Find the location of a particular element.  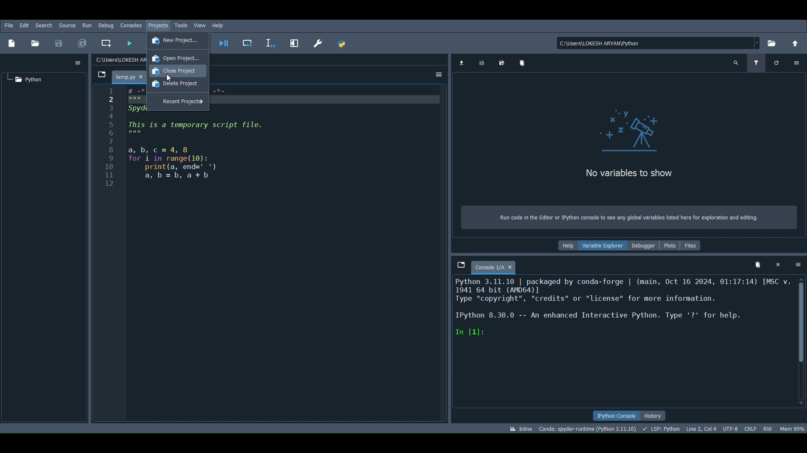

Console name is located at coordinates (498, 266).